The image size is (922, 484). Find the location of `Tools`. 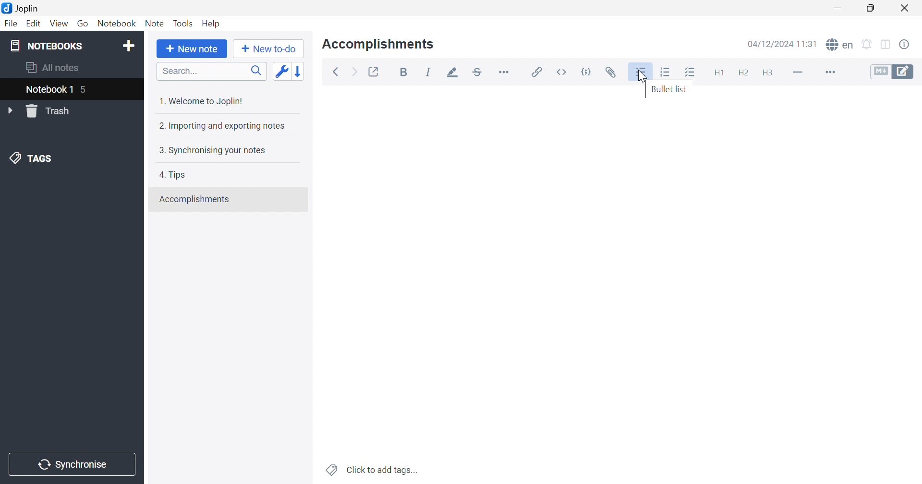

Tools is located at coordinates (182, 23).